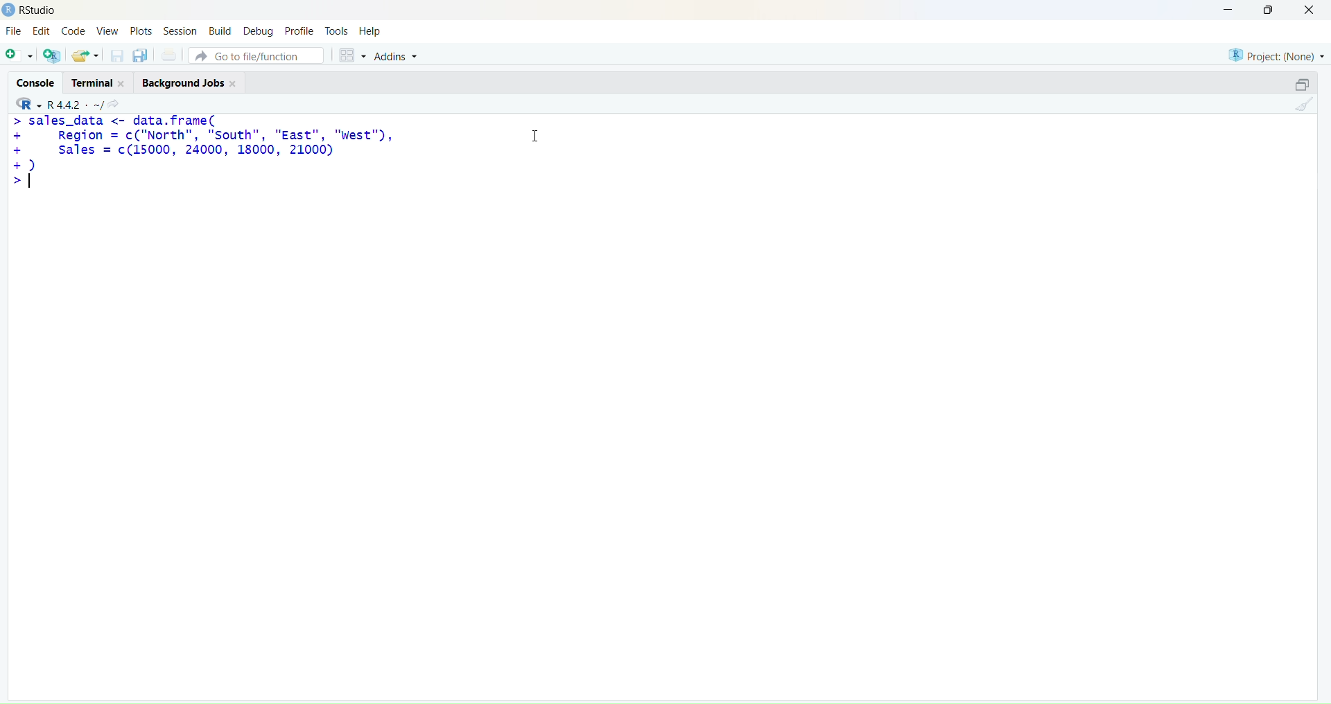 The width and height of the screenshot is (1331, 704). I want to click on tools, so click(336, 30).